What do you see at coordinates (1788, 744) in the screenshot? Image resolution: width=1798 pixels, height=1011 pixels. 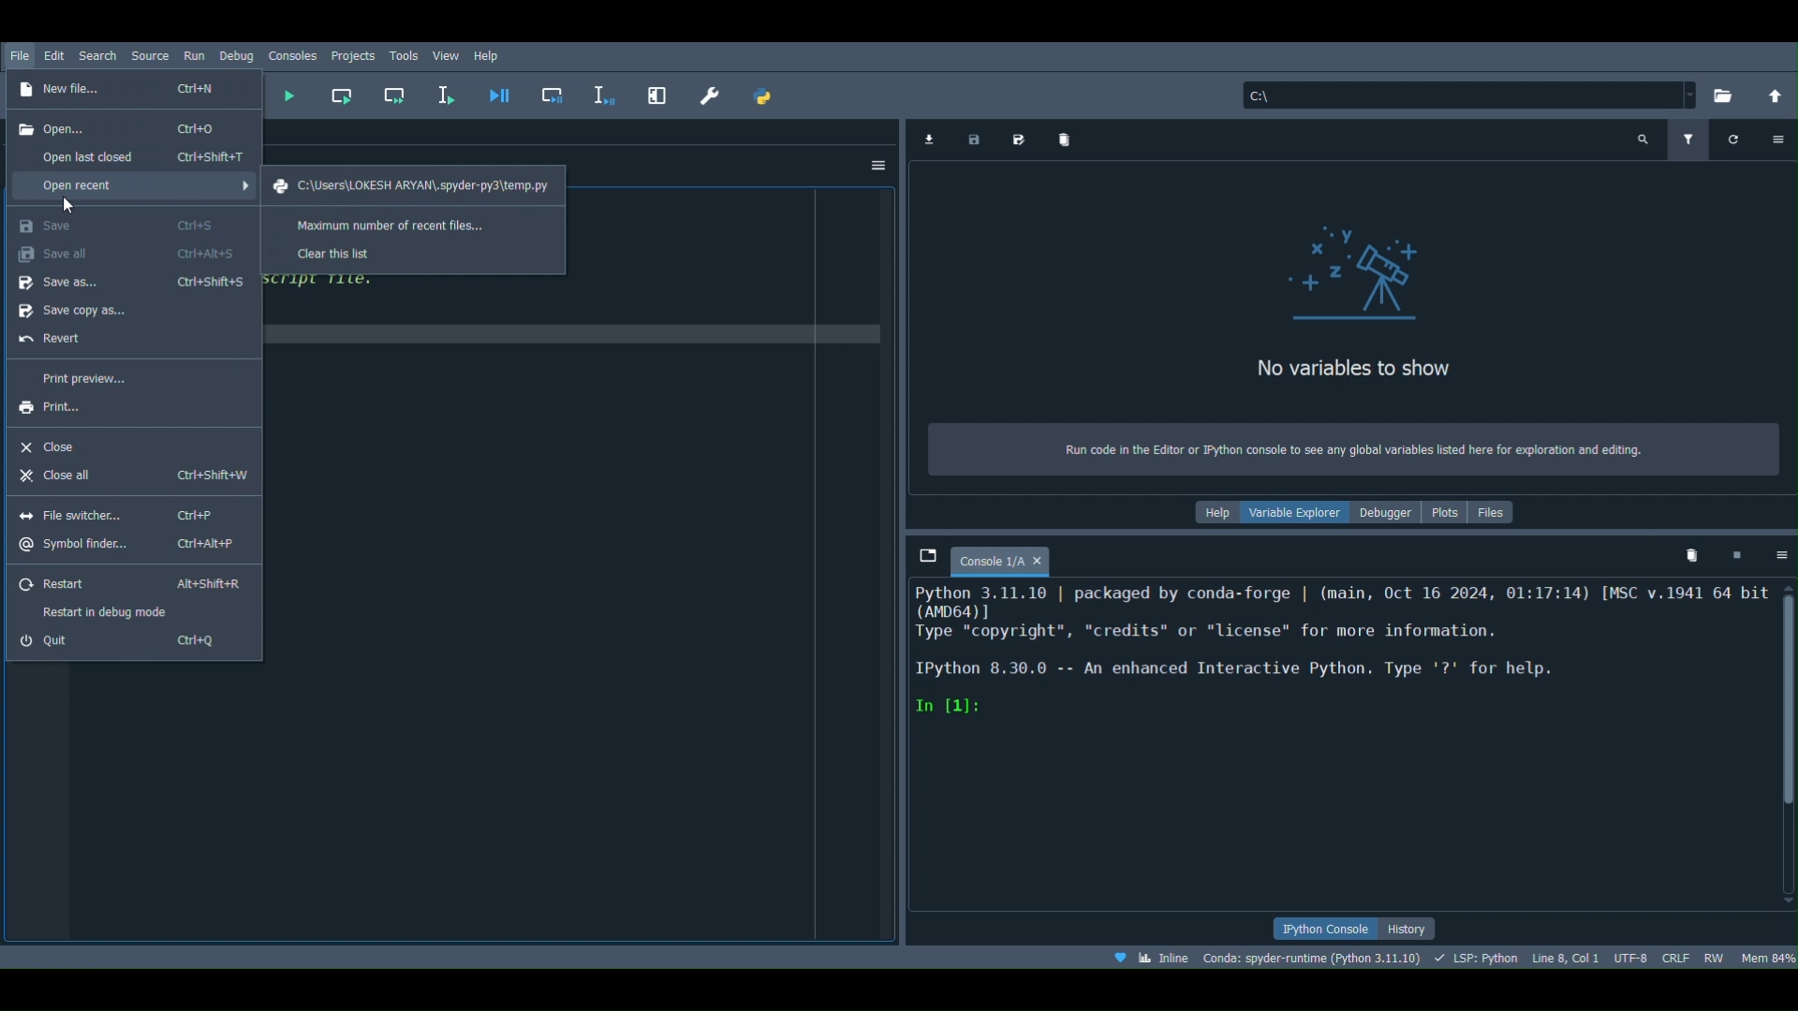 I see `Scrollbar` at bounding box center [1788, 744].